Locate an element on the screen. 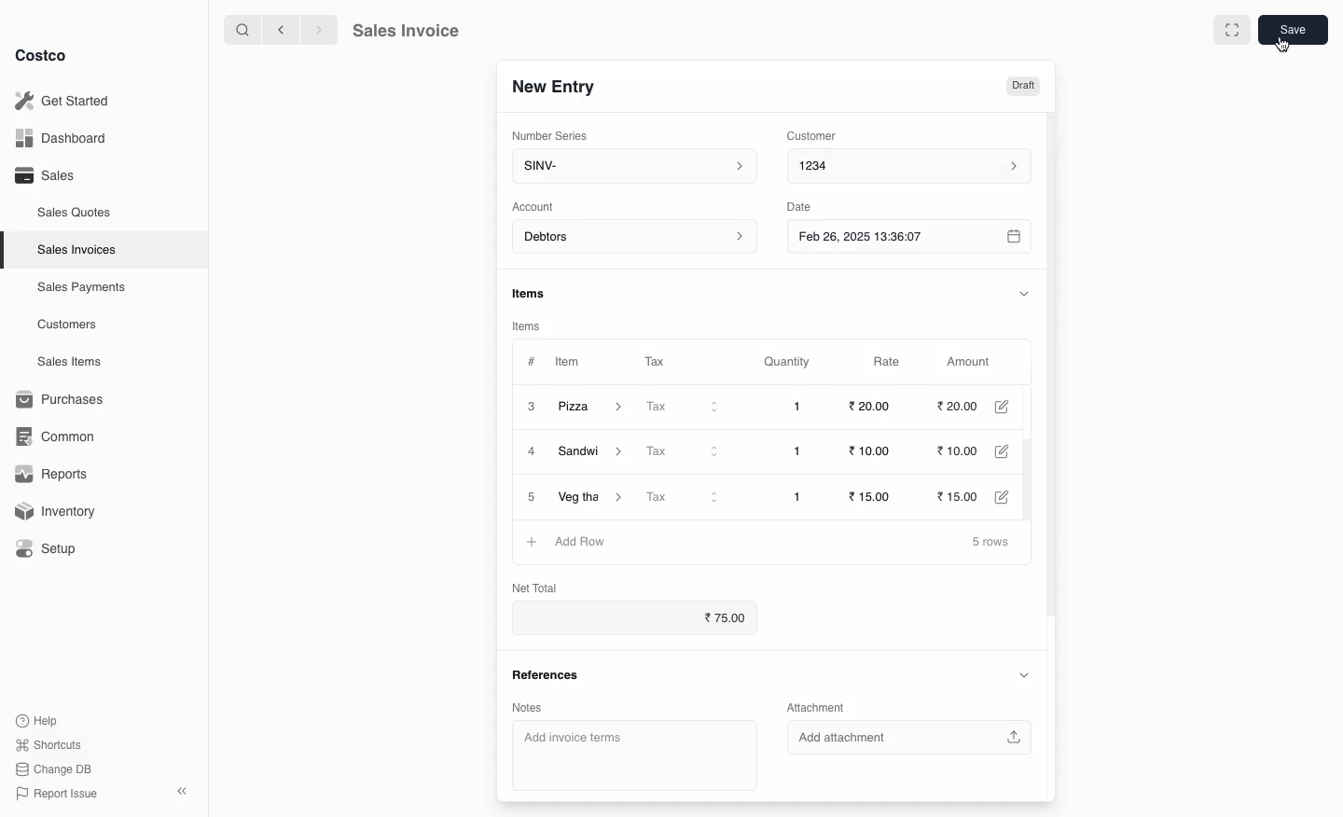  Report Issue is located at coordinates (53, 794).